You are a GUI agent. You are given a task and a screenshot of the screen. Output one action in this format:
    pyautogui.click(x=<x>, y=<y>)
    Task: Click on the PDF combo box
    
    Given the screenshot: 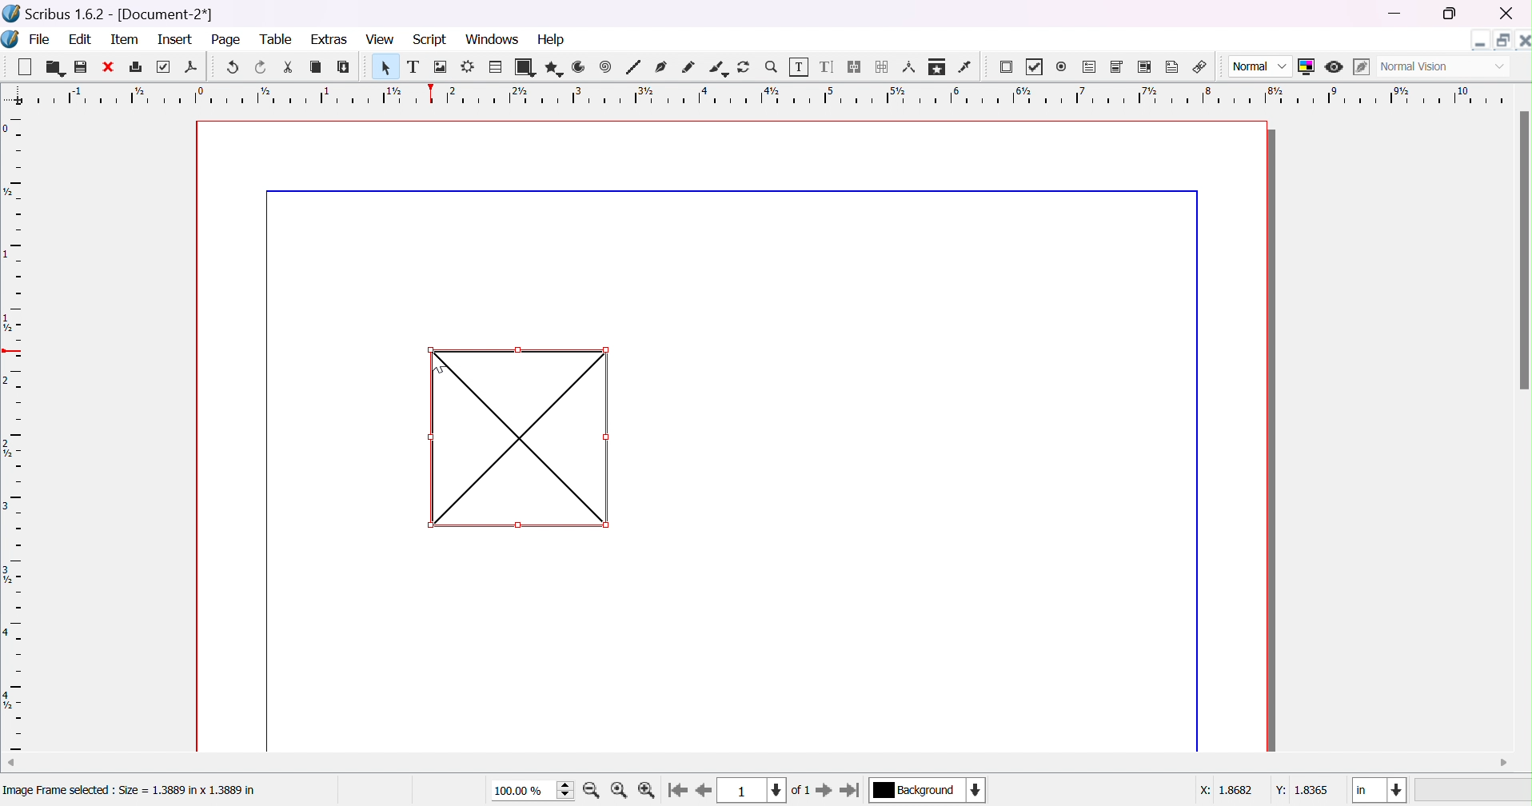 What is the action you would take?
    pyautogui.click(x=1118, y=67)
    